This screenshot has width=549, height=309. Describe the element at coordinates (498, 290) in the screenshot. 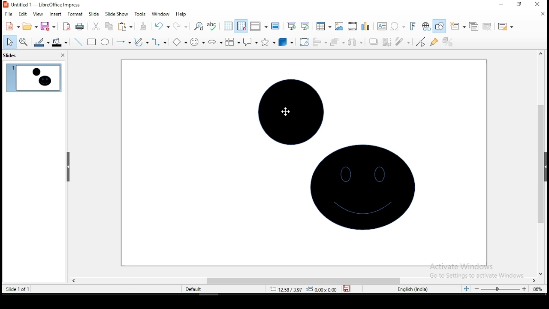

I see `zoom slider` at that location.